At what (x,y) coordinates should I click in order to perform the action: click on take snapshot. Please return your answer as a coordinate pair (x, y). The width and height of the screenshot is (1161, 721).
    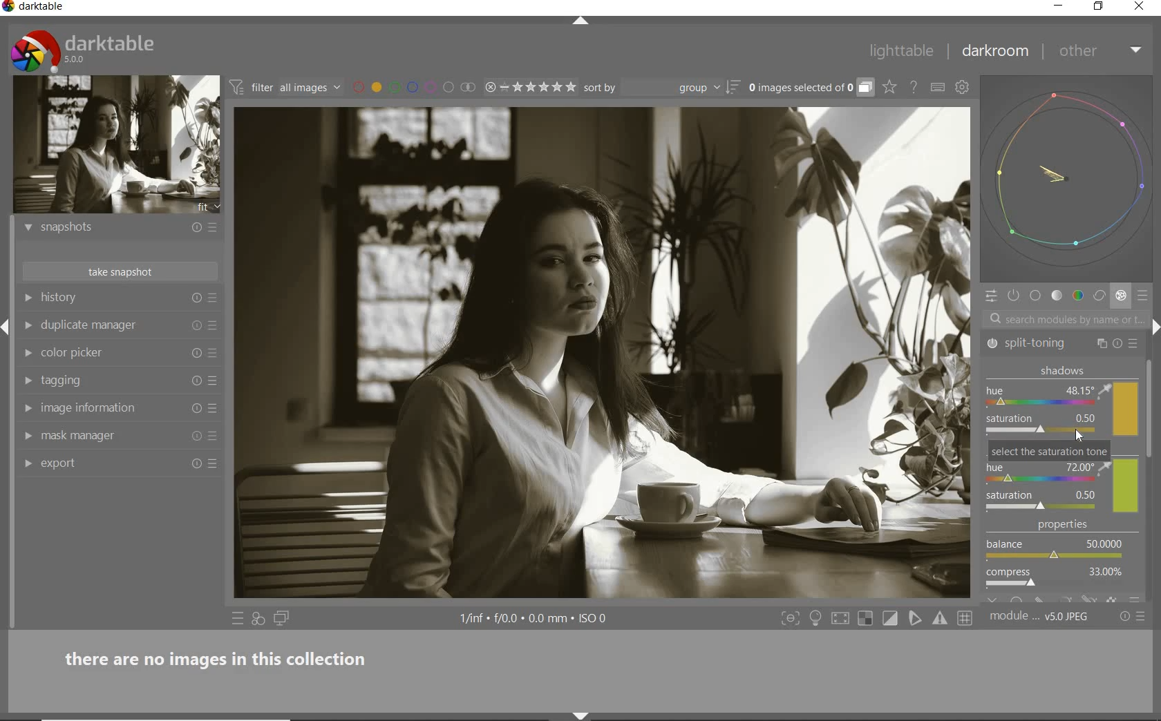
    Looking at the image, I should click on (117, 271).